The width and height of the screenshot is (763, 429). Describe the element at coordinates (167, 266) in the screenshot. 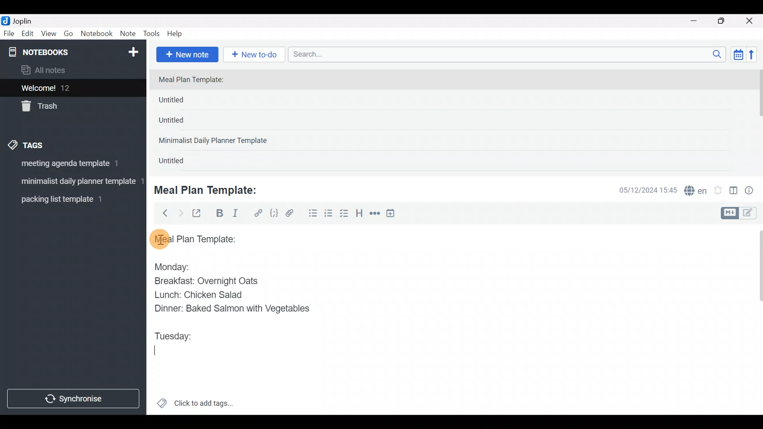

I see `Monday:` at that location.